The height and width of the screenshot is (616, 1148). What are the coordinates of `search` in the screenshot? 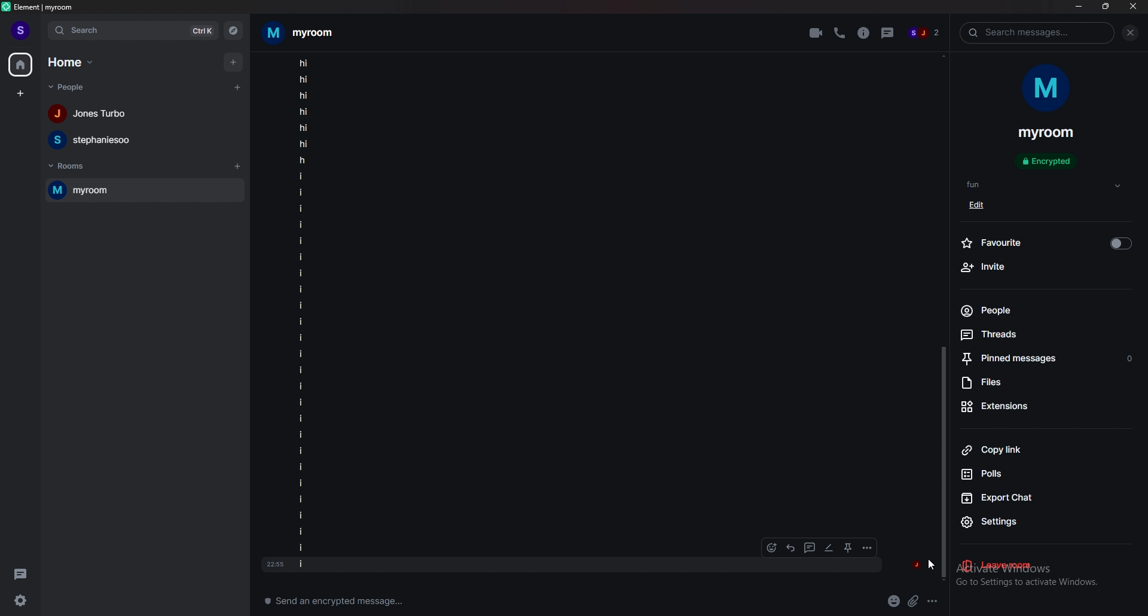 It's located at (133, 31).